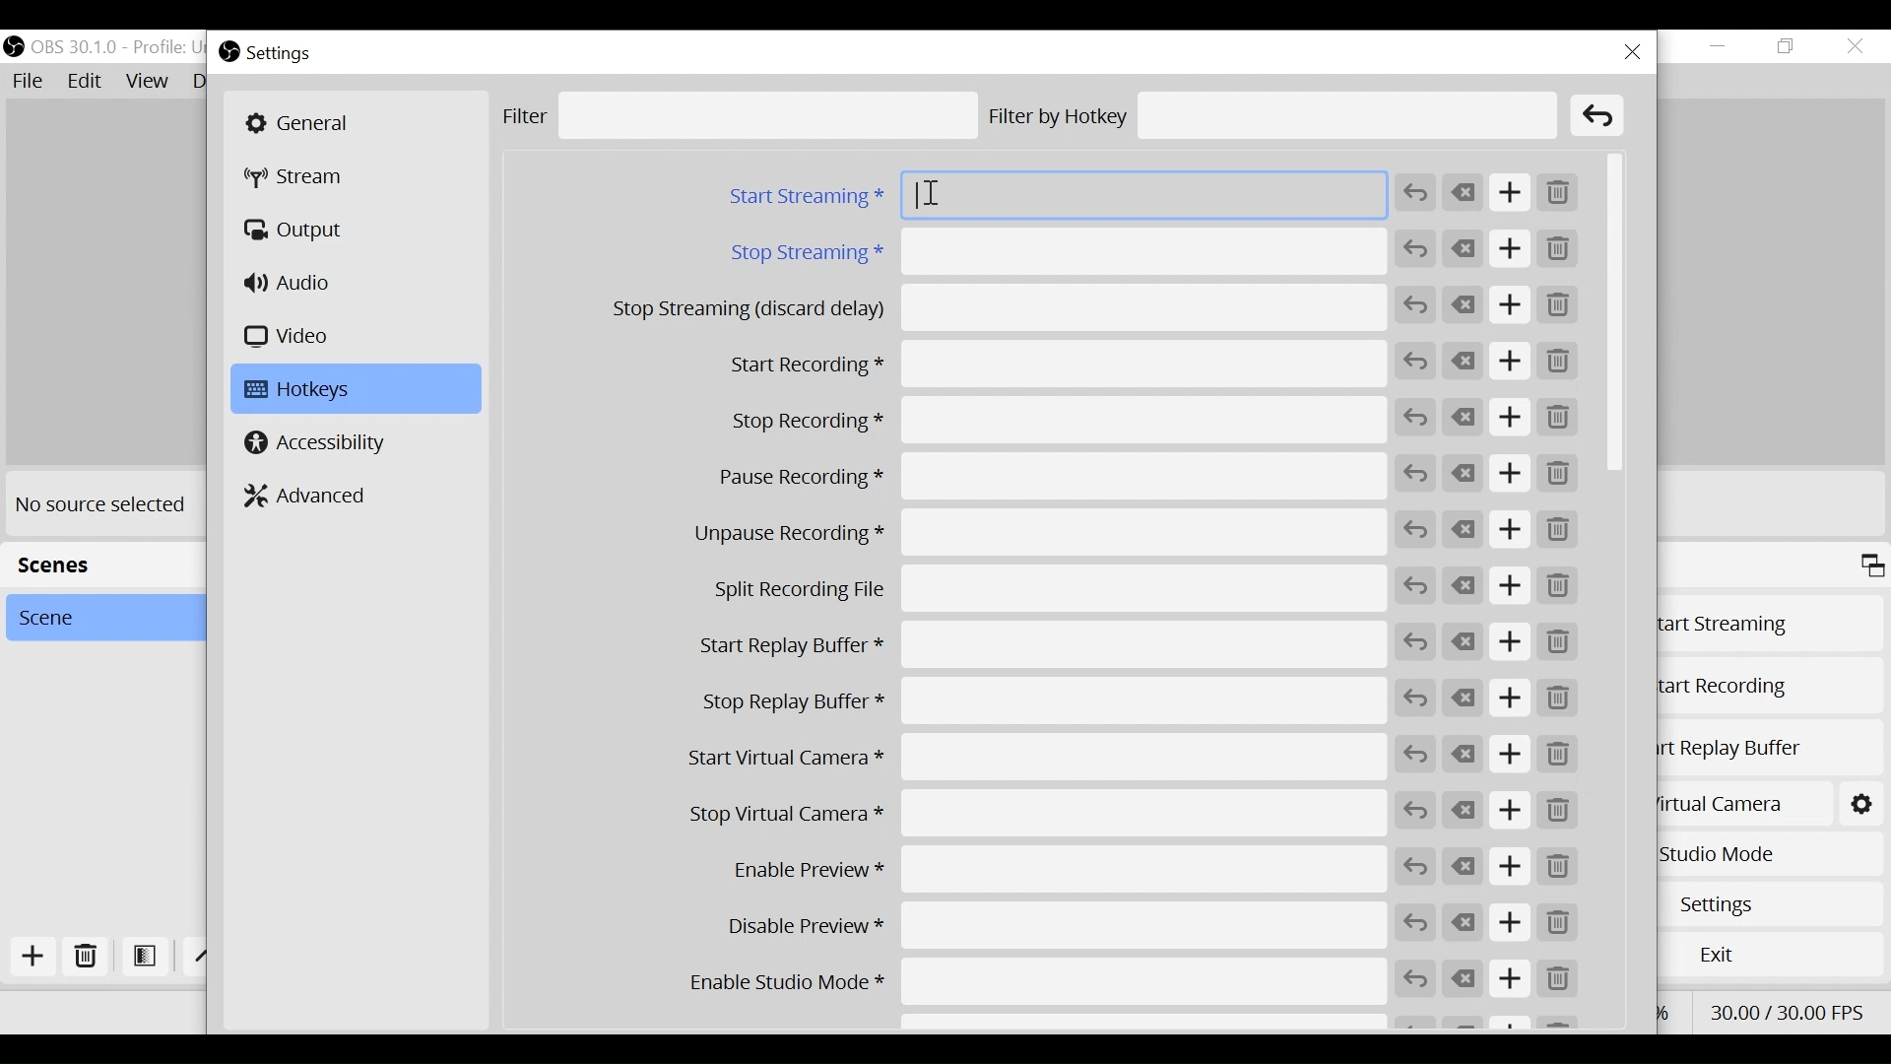  I want to click on Unpause Recording, so click(1036, 534).